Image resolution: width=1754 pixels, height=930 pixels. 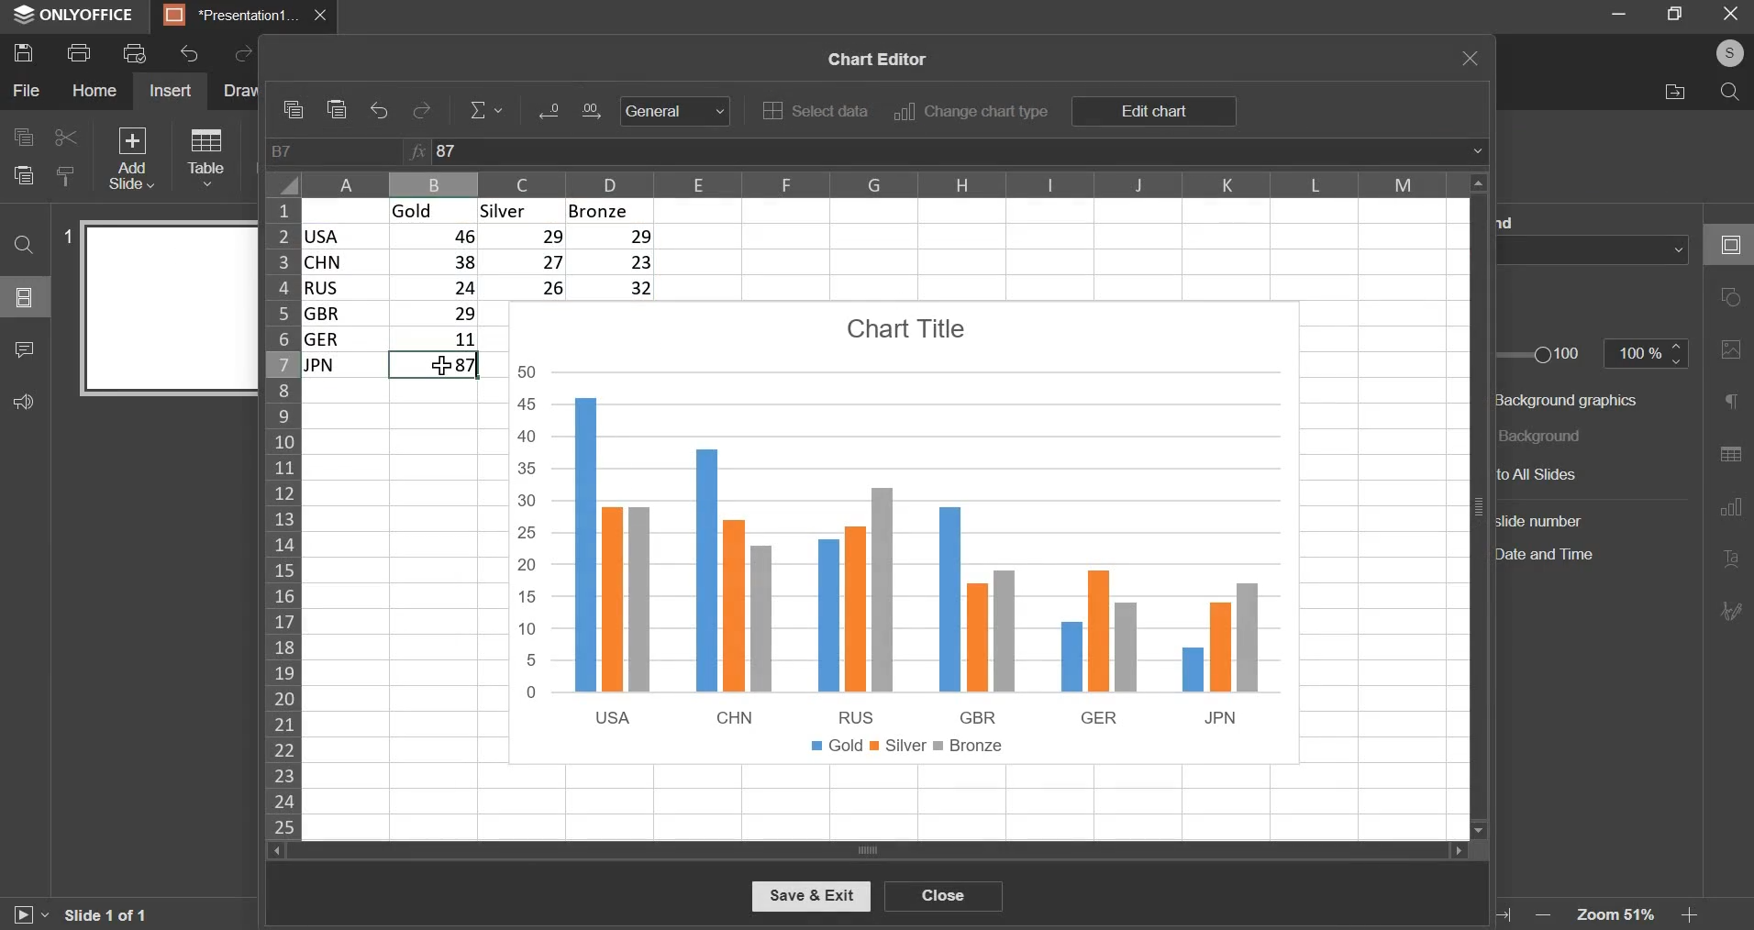 What do you see at coordinates (1571, 399) in the screenshot?
I see `background graphics` at bounding box center [1571, 399].